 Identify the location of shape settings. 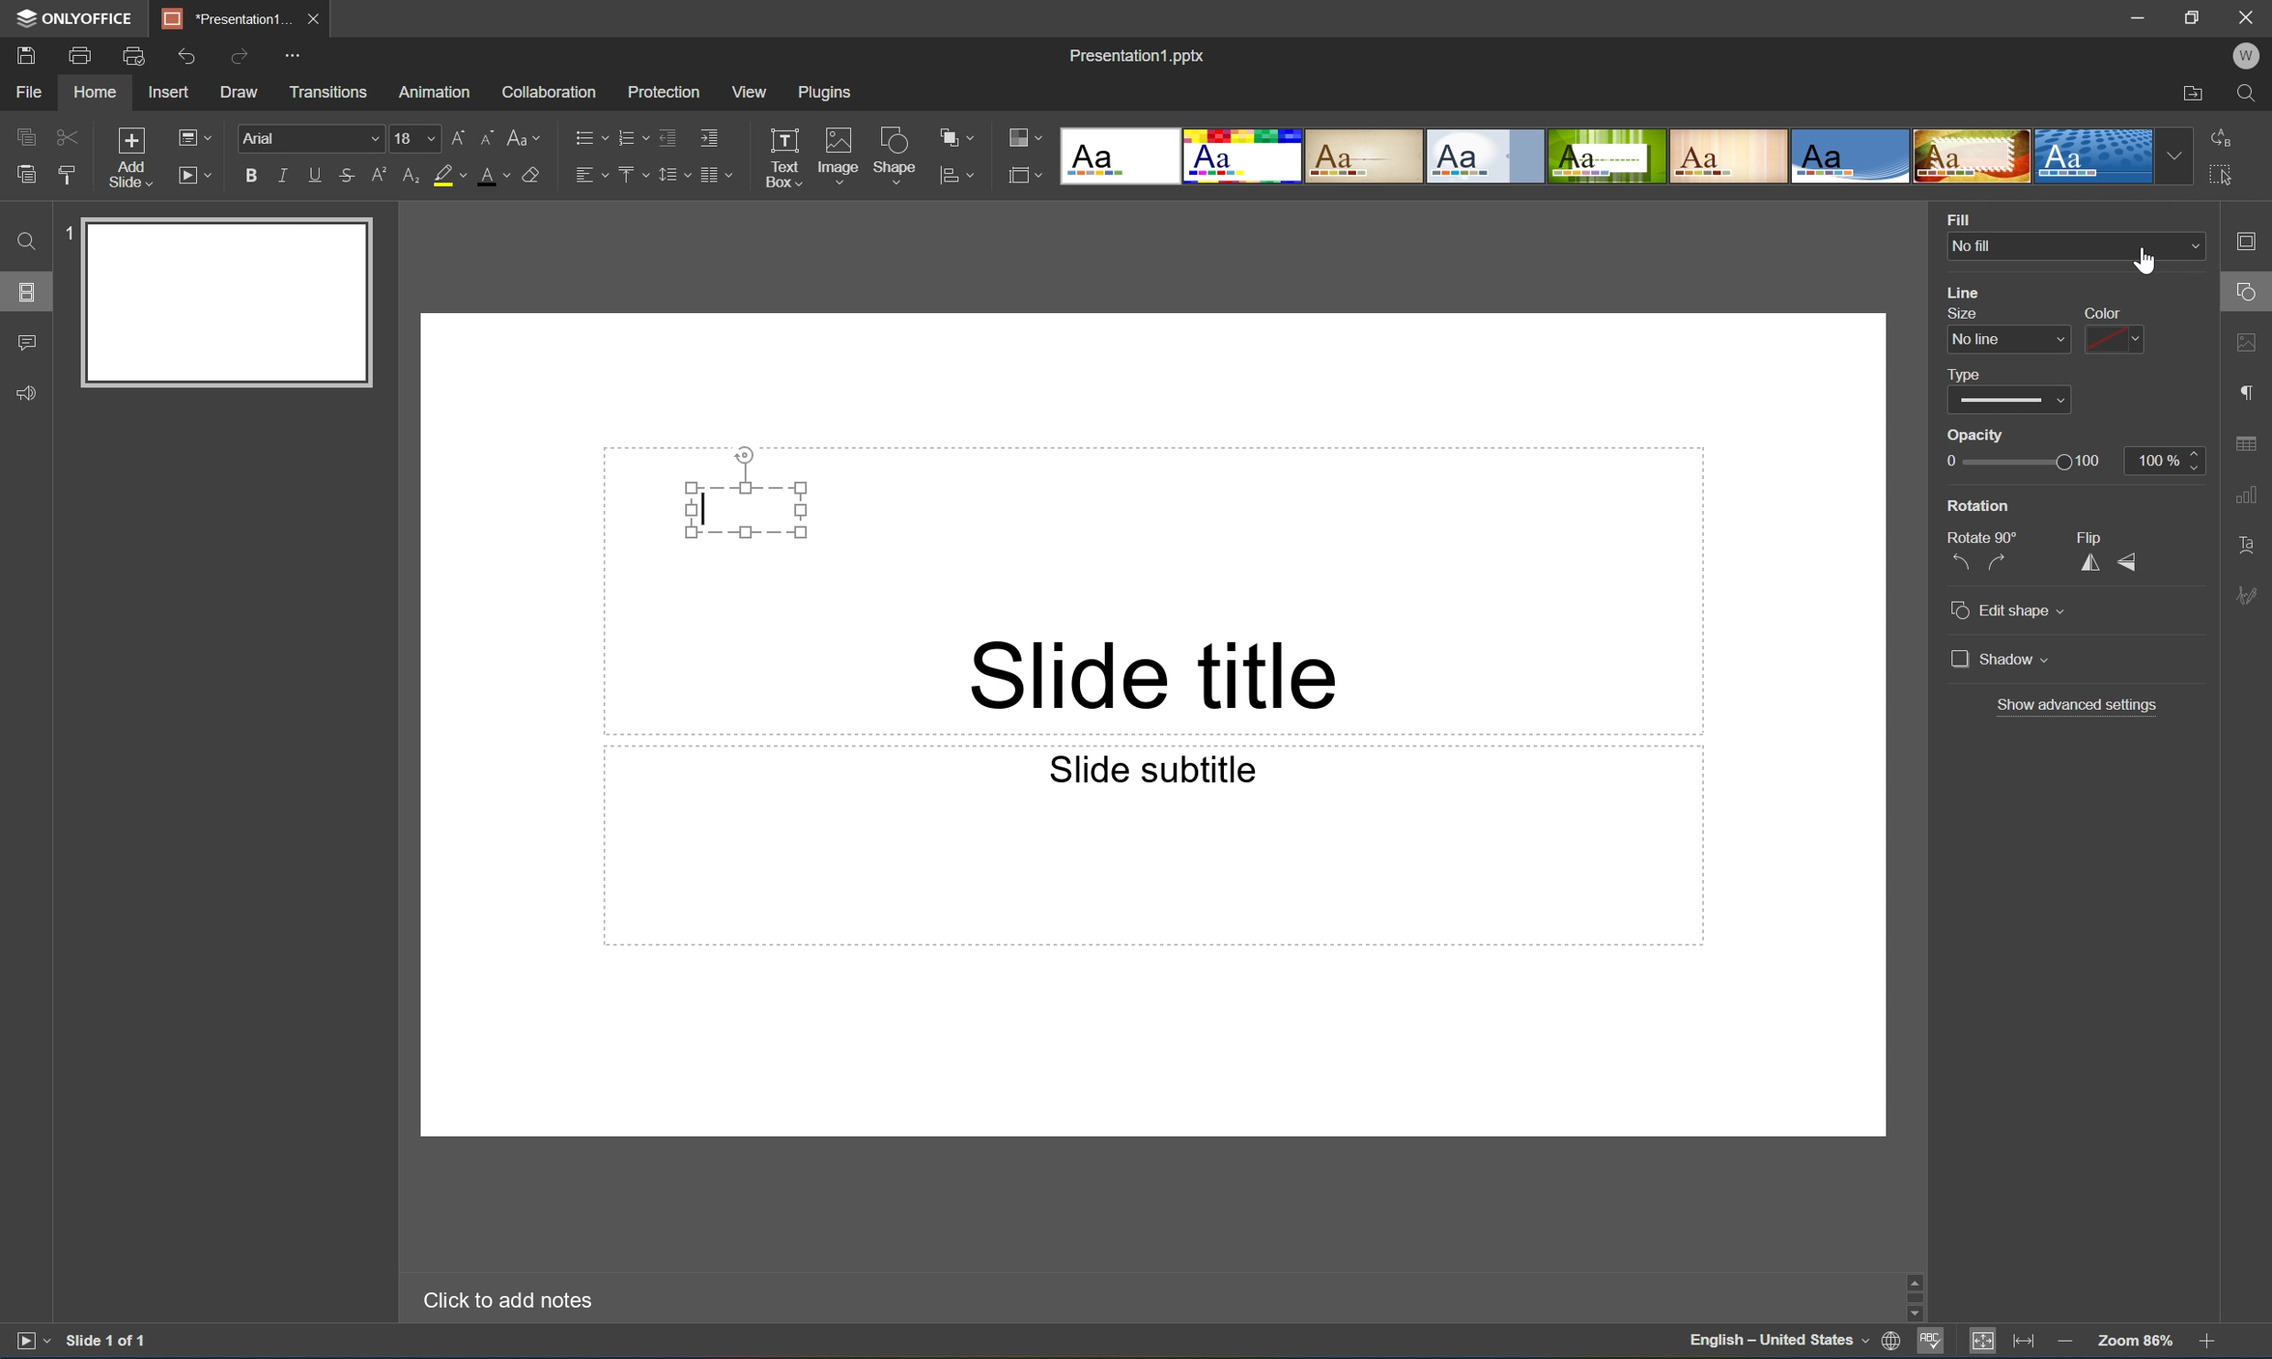
(2249, 293).